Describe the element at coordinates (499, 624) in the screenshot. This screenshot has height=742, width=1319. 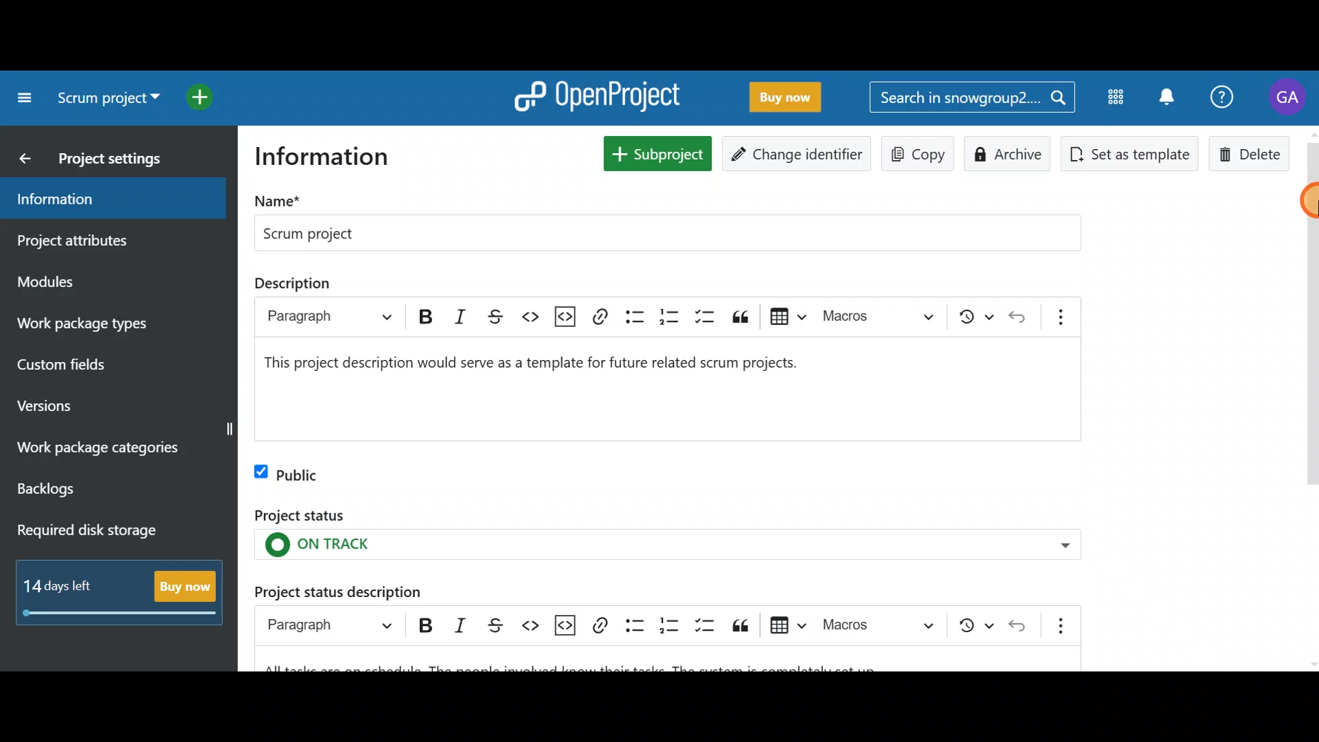
I see `Strikethrough` at that location.